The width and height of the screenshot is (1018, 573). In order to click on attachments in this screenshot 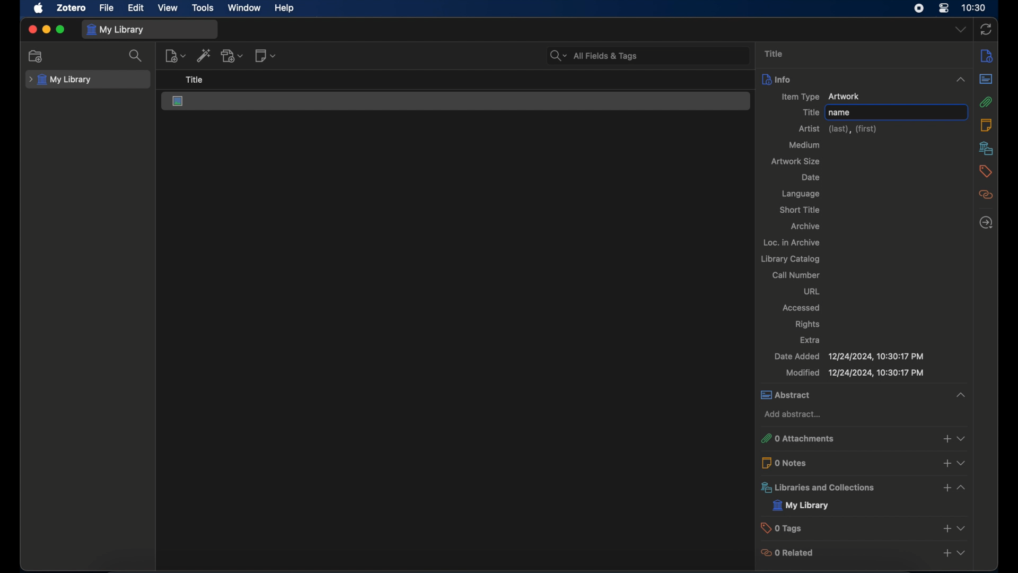, I will do `click(986, 102)`.